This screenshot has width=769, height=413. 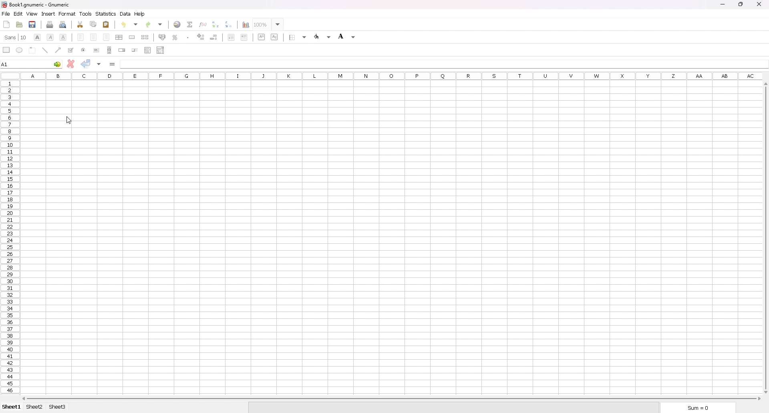 I want to click on cancel changes, so click(x=71, y=63).